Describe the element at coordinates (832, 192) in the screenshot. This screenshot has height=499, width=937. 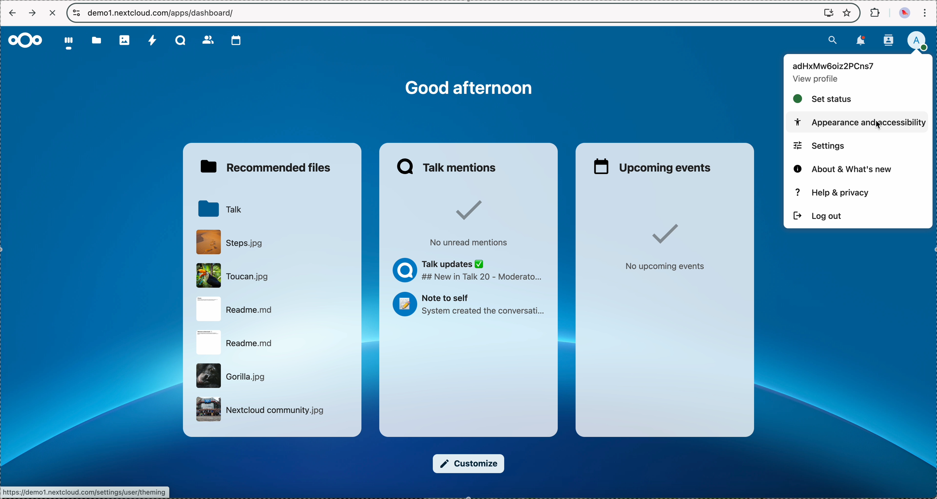
I see `help and privacy` at that location.